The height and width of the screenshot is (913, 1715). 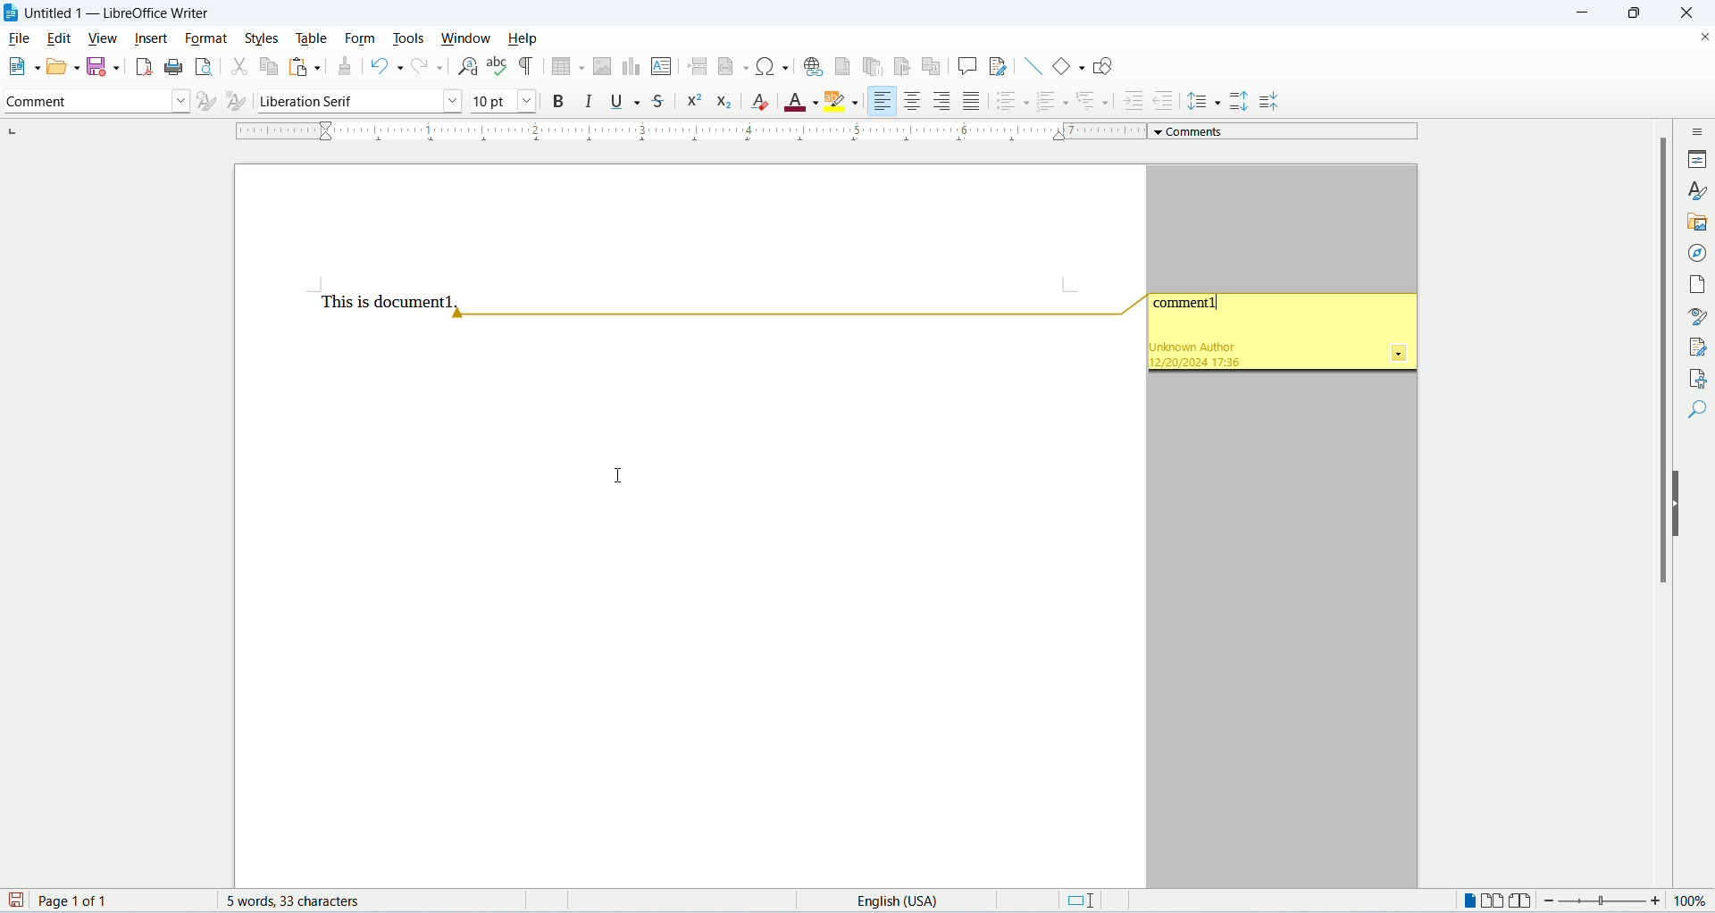 What do you see at coordinates (1102, 64) in the screenshot?
I see `draw function` at bounding box center [1102, 64].